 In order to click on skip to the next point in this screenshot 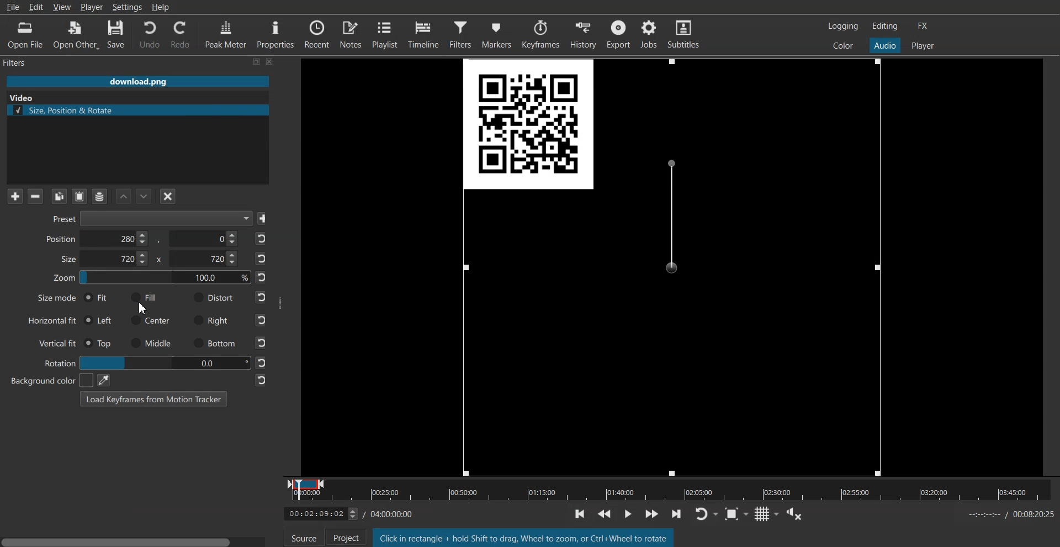, I will do `click(679, 516)`.